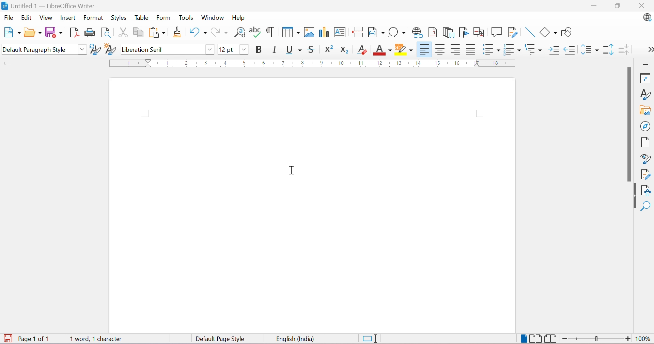 The height and width of the screenshot is (344, 654). What do you see at coordinates (529, 32) in the screenshot?
I see `Insert Line` at bounding box center [529, 32].